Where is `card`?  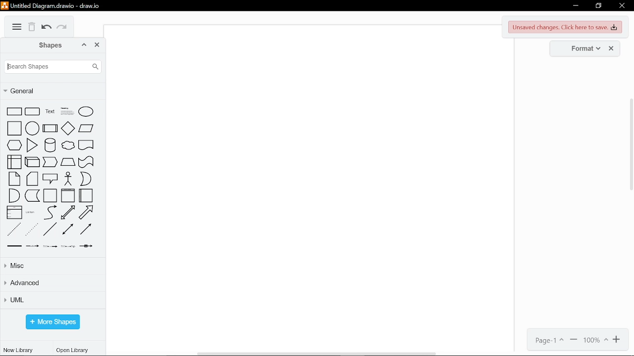
card is located at coordinates (33, 179).